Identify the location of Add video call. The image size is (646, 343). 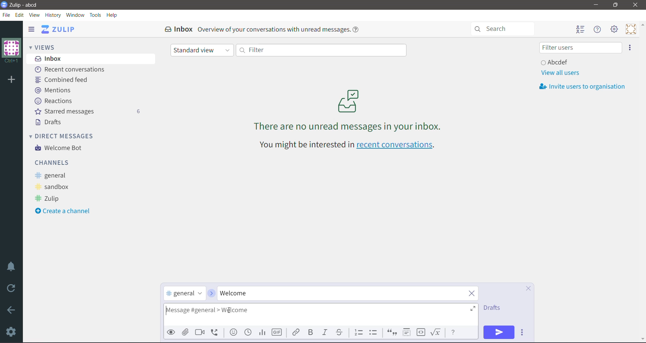
(199, 332).